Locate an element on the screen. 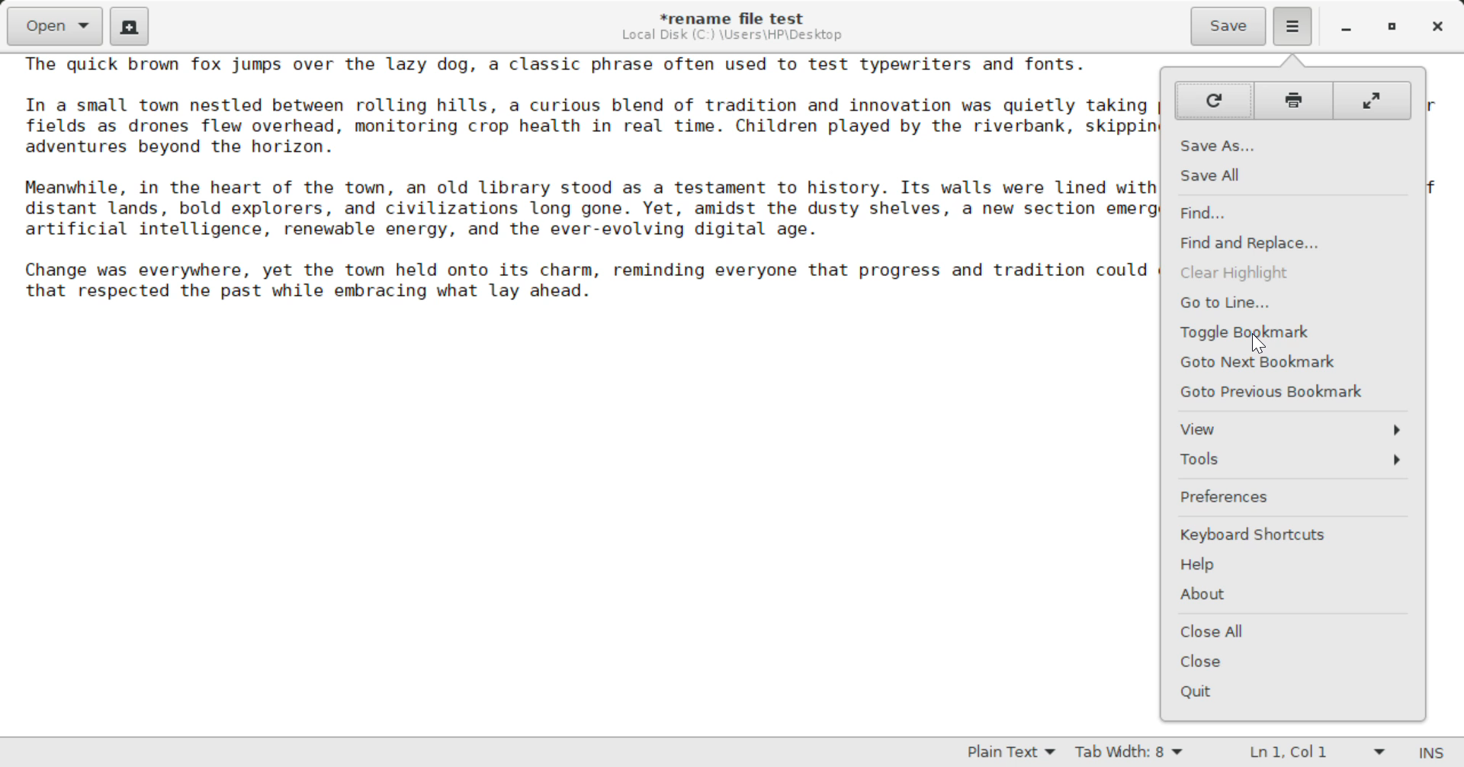 The image size is (1464, 767). The quick brown fox jumps over the lazy dog, a classic phrase often used to test typewriters and fonts.In a small town nestled between rolling hills, a curious blend of tradition and innovation was quietly taking place. Farmers tended theirfields as drones flew overhead, monitoring crop health in real time. Children played by the riverbank, skipping stones and dreaming ofadventures beyond the horizon.Meanwhile, in the heart of the town, an old library stood as a testament to history. Its walls were lined with books that told stories ofdistant lands, bold explorers, and civilizations long gone. Yet, amidst the dusty shelves, a new section emerged: one dedicated toartificial intelligence, renewable energy, and the ever-evolving digital age.Change was everywhere, yet the town held onto its charm, reminding everyone that progress and tradition could coexist, shaping a futurethat respected the past while embracing what lay ahead. is located at coordinates (587, 193).